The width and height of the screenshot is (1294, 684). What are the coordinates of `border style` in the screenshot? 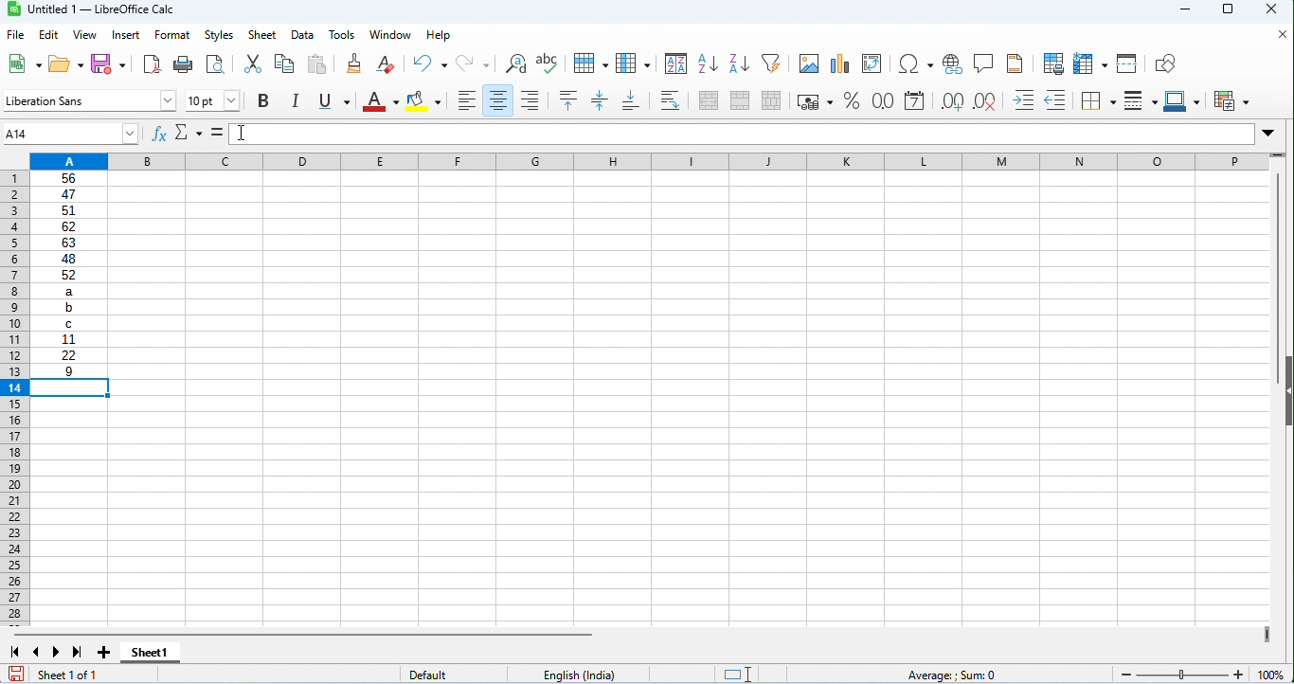 It's located at (1141, 100).